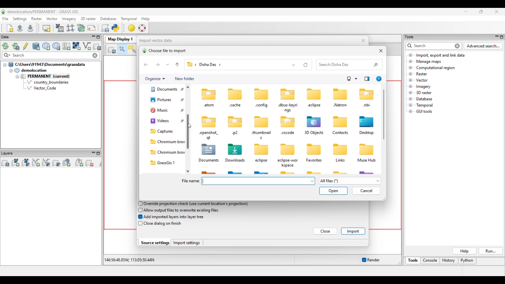 This screenshot has height=284, width=505. I want to click on Type in file name, so click(256, 181).